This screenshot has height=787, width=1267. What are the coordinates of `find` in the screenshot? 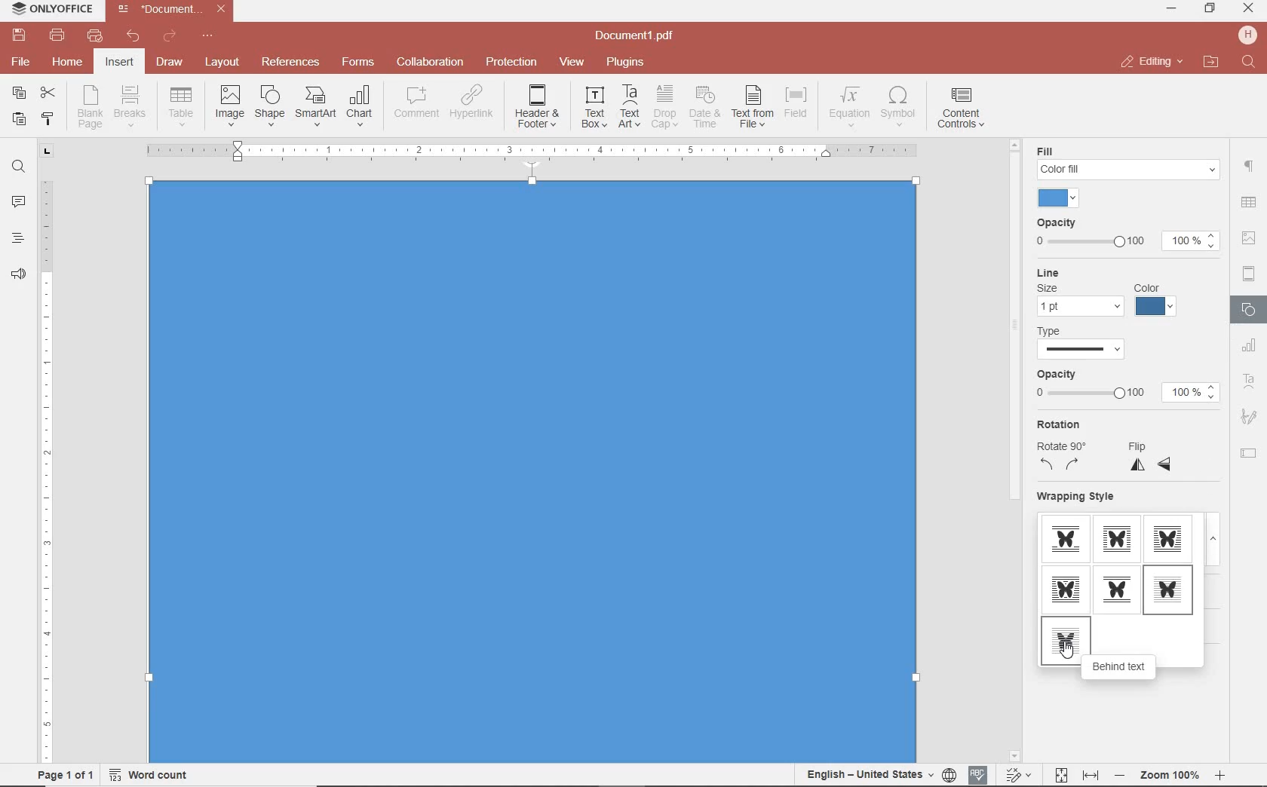 It's located at (18, 165).